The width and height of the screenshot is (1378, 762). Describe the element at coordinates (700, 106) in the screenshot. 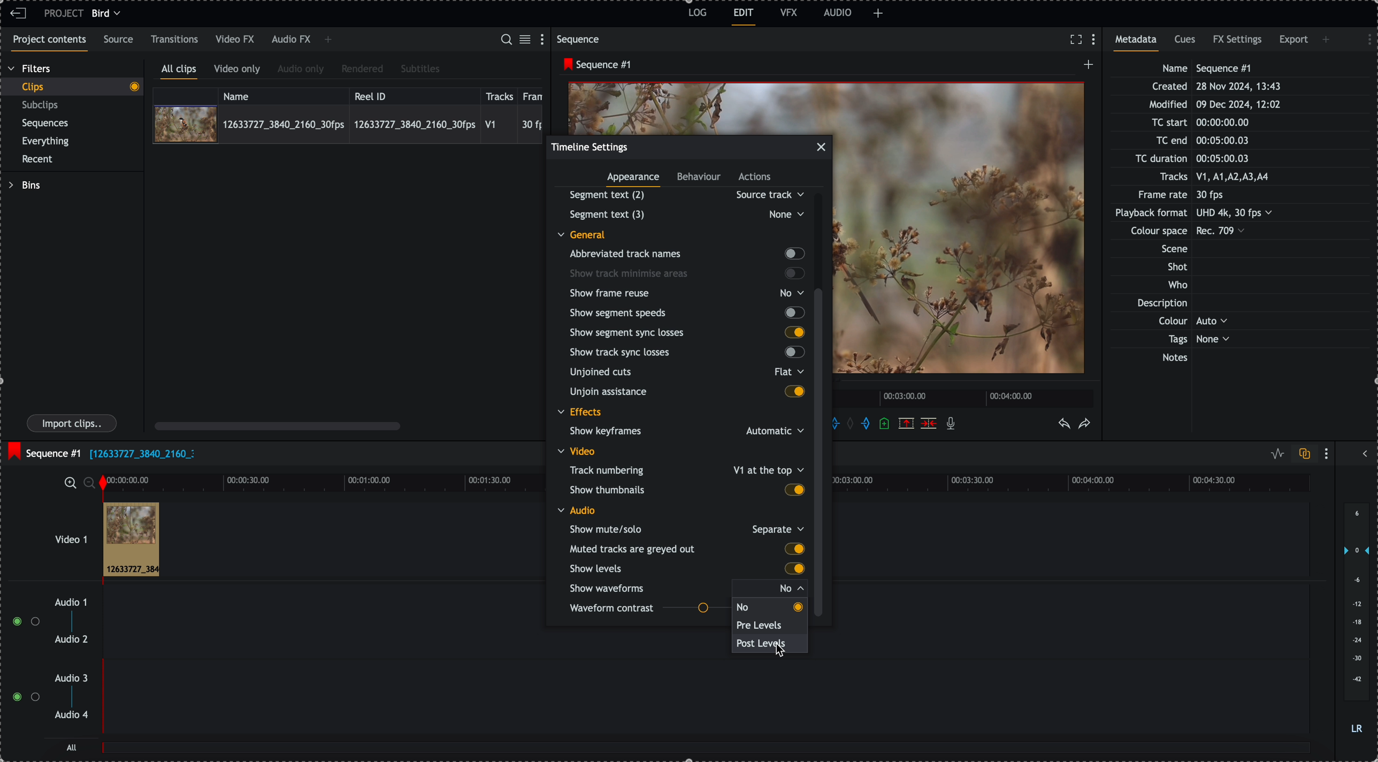

I see `video preview` at that location.